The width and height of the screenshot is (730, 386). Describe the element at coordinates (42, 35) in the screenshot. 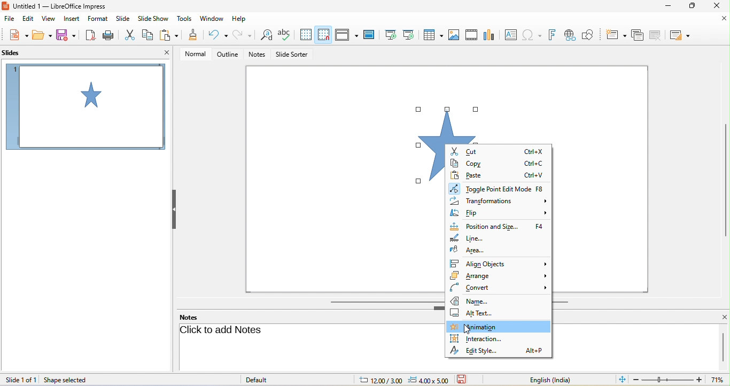

I see `open` at that location.